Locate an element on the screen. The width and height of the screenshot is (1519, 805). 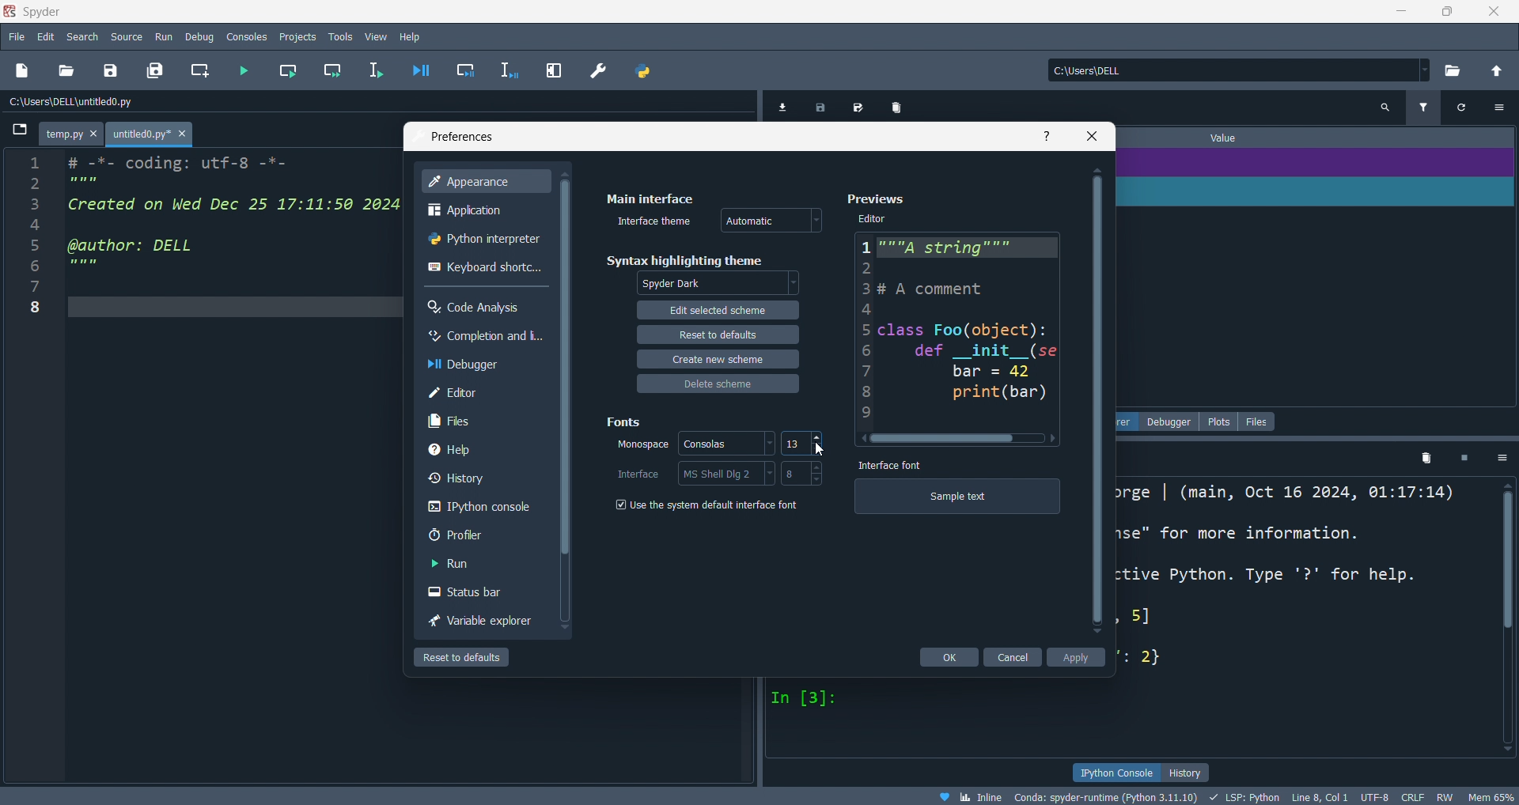
import data is located at coordinates (786, 104).